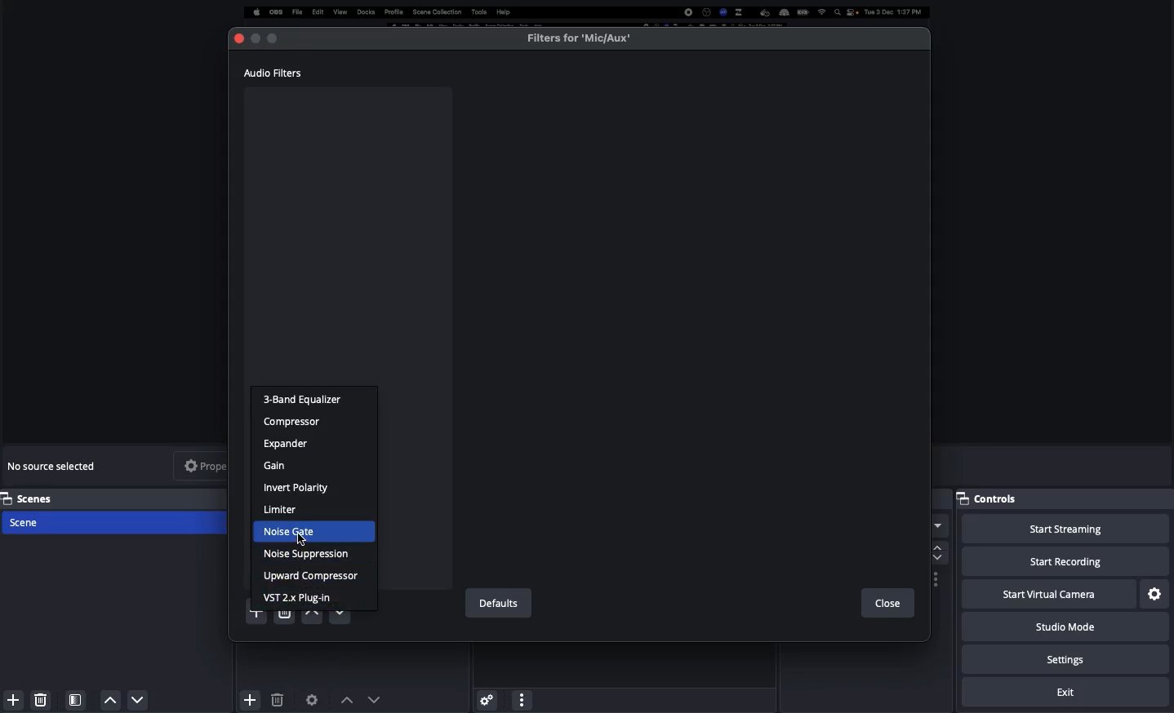  Describe the element at coordinates (248, 697) in the screenshot. I see `Add` at that location.